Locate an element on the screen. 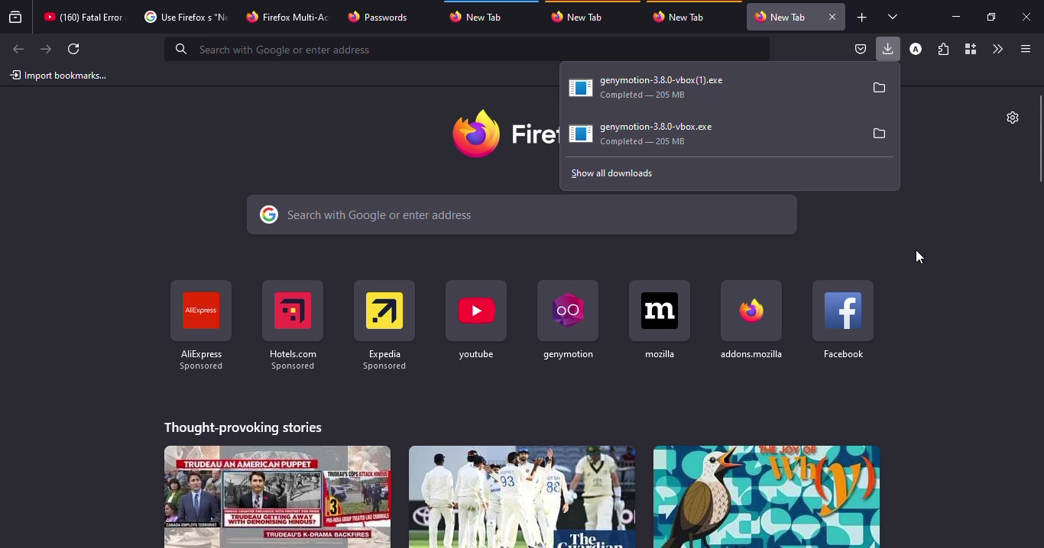 The image size is (1044, 548). shortcut is located at coordinates (844, 319).